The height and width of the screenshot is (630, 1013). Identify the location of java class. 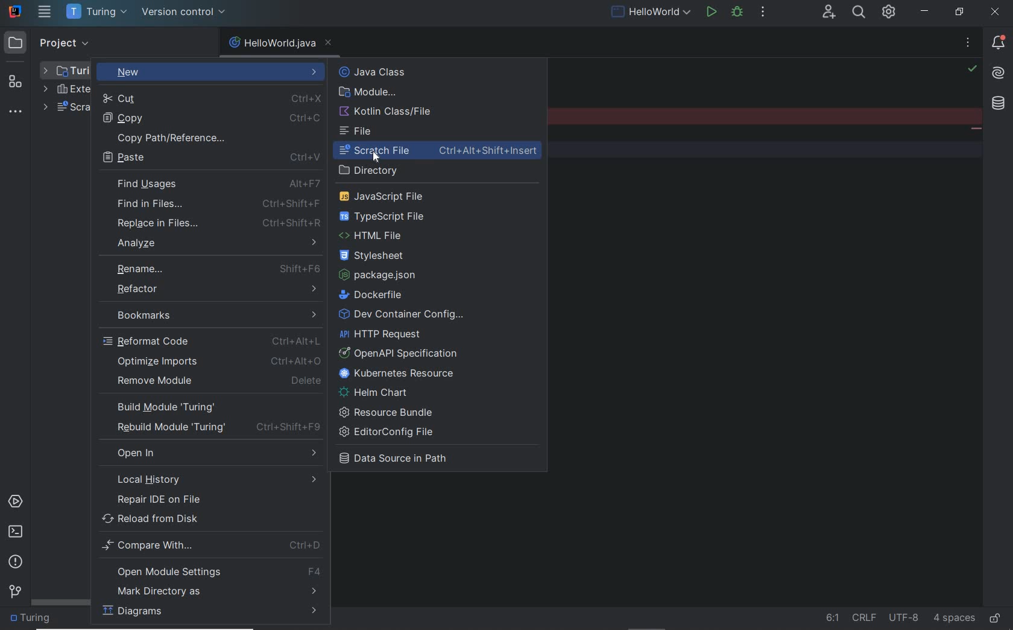
(400, 72).